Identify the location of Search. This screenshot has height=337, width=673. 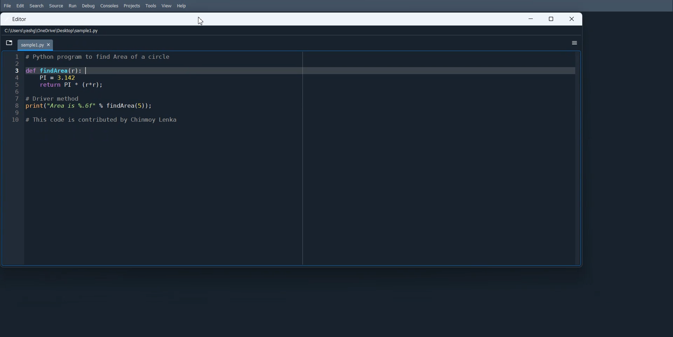
(36, 6).